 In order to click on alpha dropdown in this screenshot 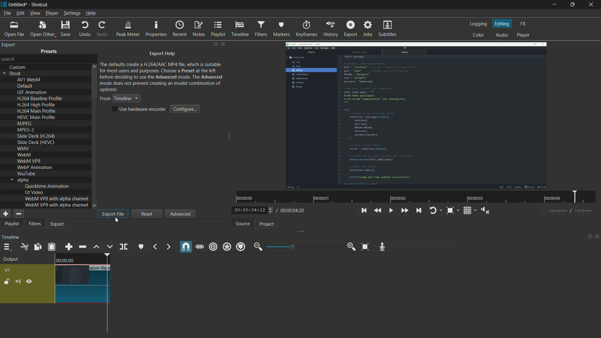, I will do `click(20, 180)`.